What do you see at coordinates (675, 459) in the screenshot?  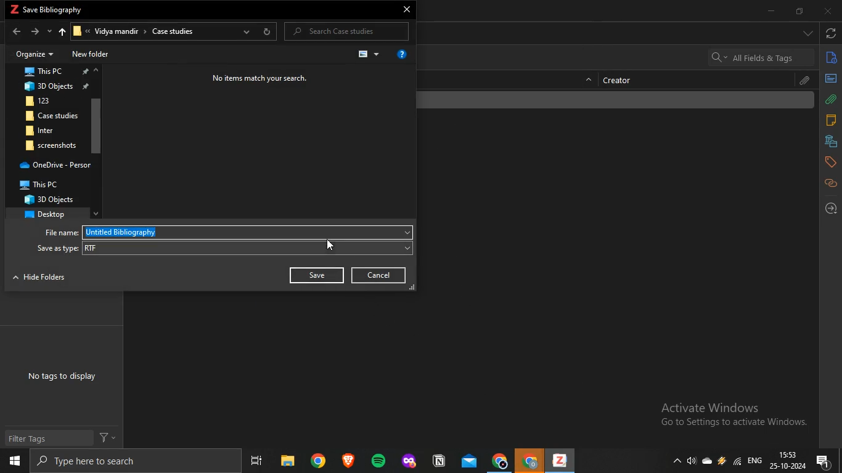 I see `show hidden icons` at bounding box center [675, 459].